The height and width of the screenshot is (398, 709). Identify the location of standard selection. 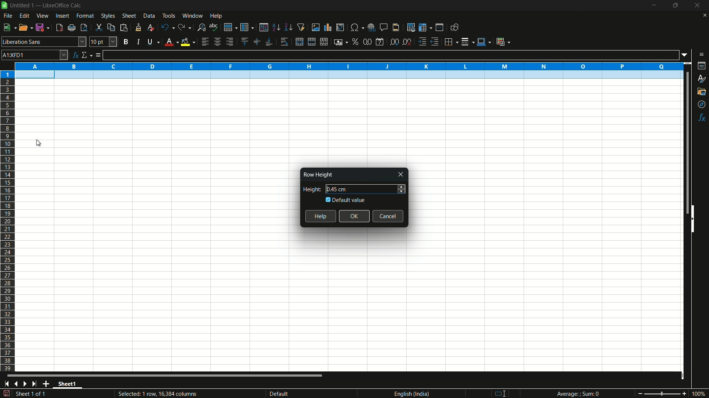
(503, 393).